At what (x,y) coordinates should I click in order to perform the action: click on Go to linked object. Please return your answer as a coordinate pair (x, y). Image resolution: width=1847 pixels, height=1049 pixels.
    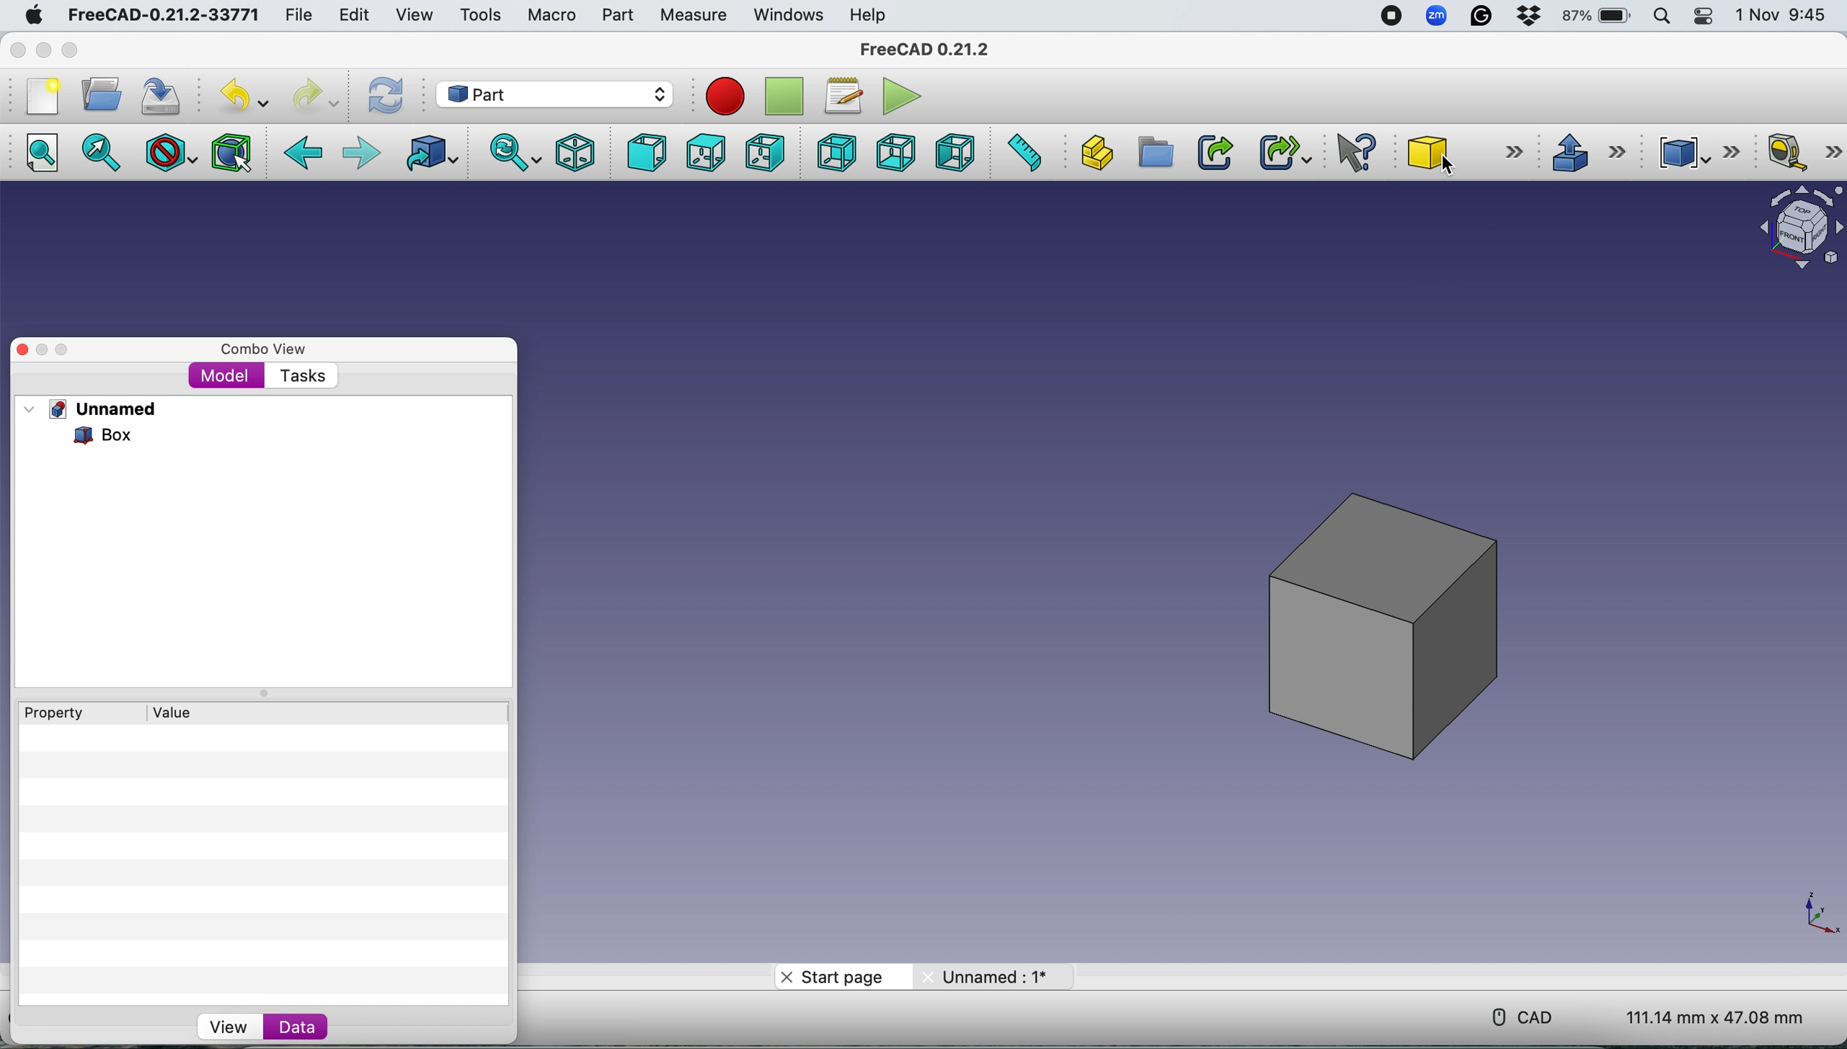
    Looking at the image, I should click on (435, 153).